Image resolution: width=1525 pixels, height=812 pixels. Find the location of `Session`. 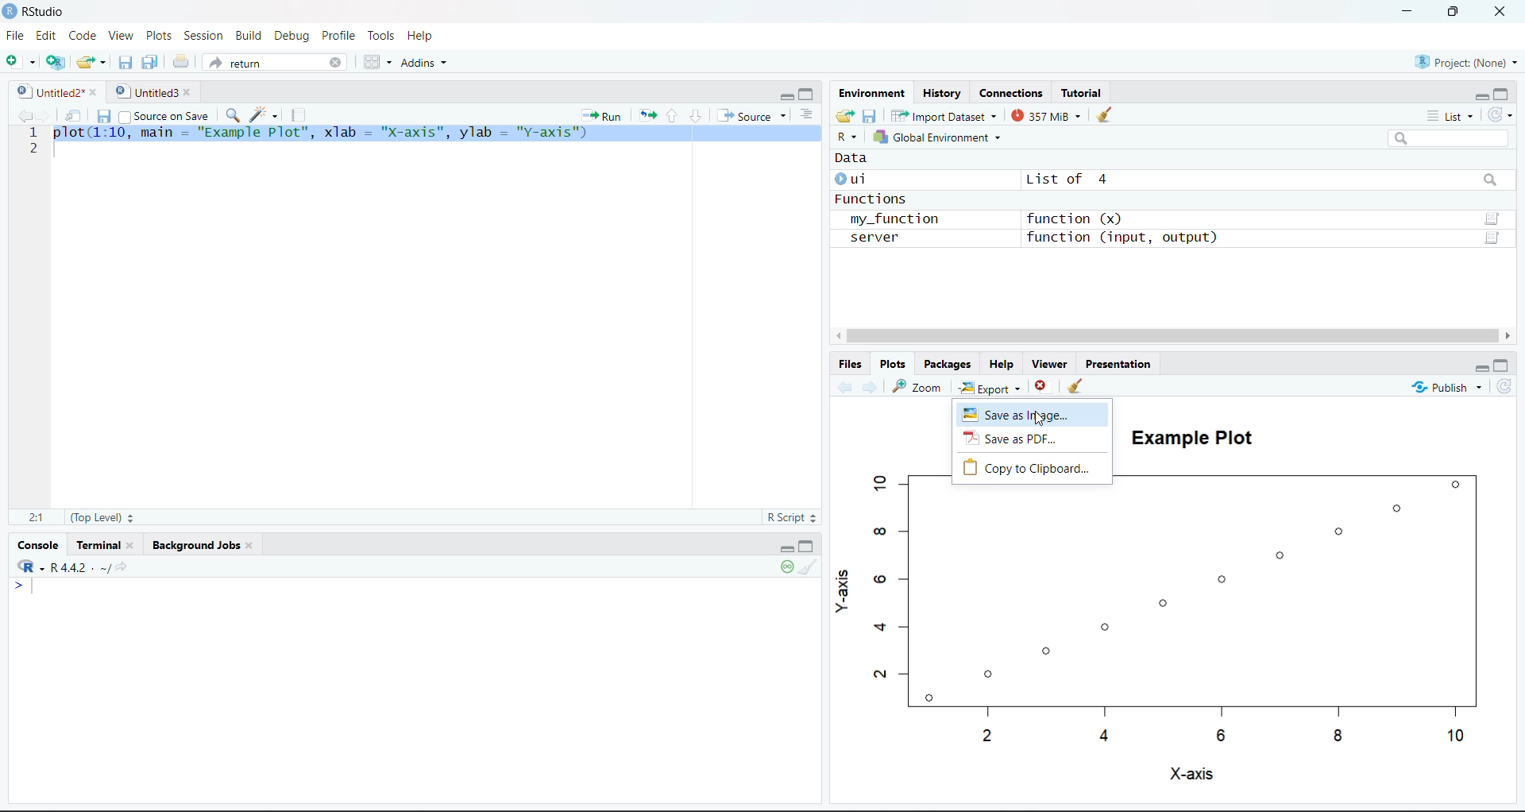

Session is located at coordinates (204, 34).